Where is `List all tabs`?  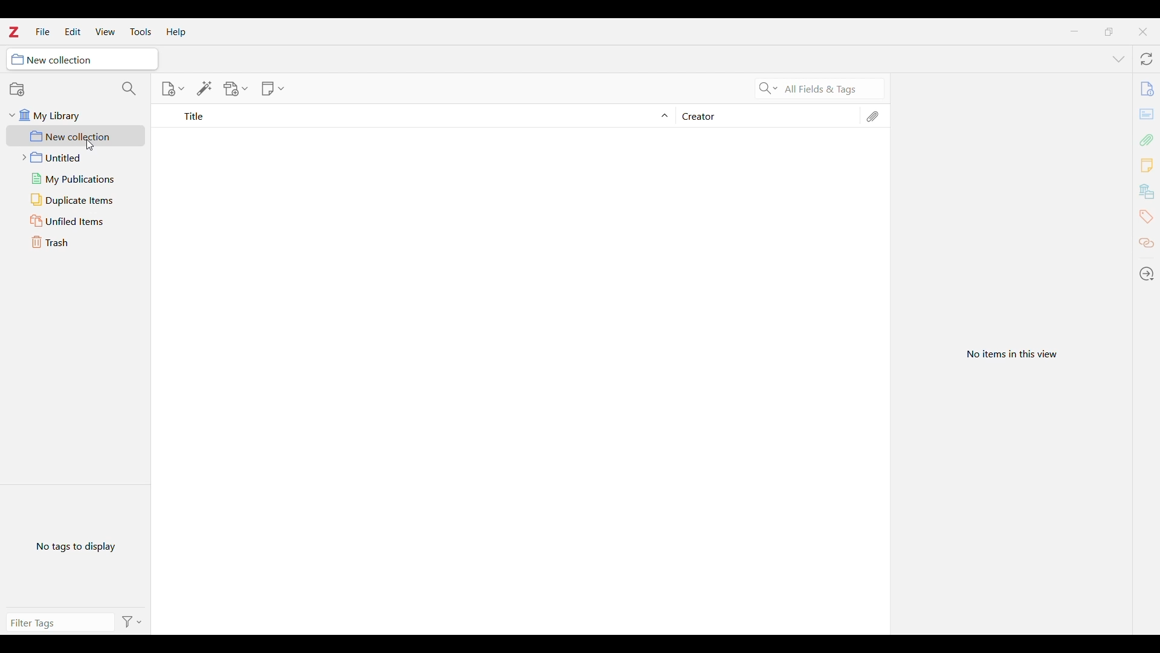
List all tabs is located at coordinates (1119, 60).